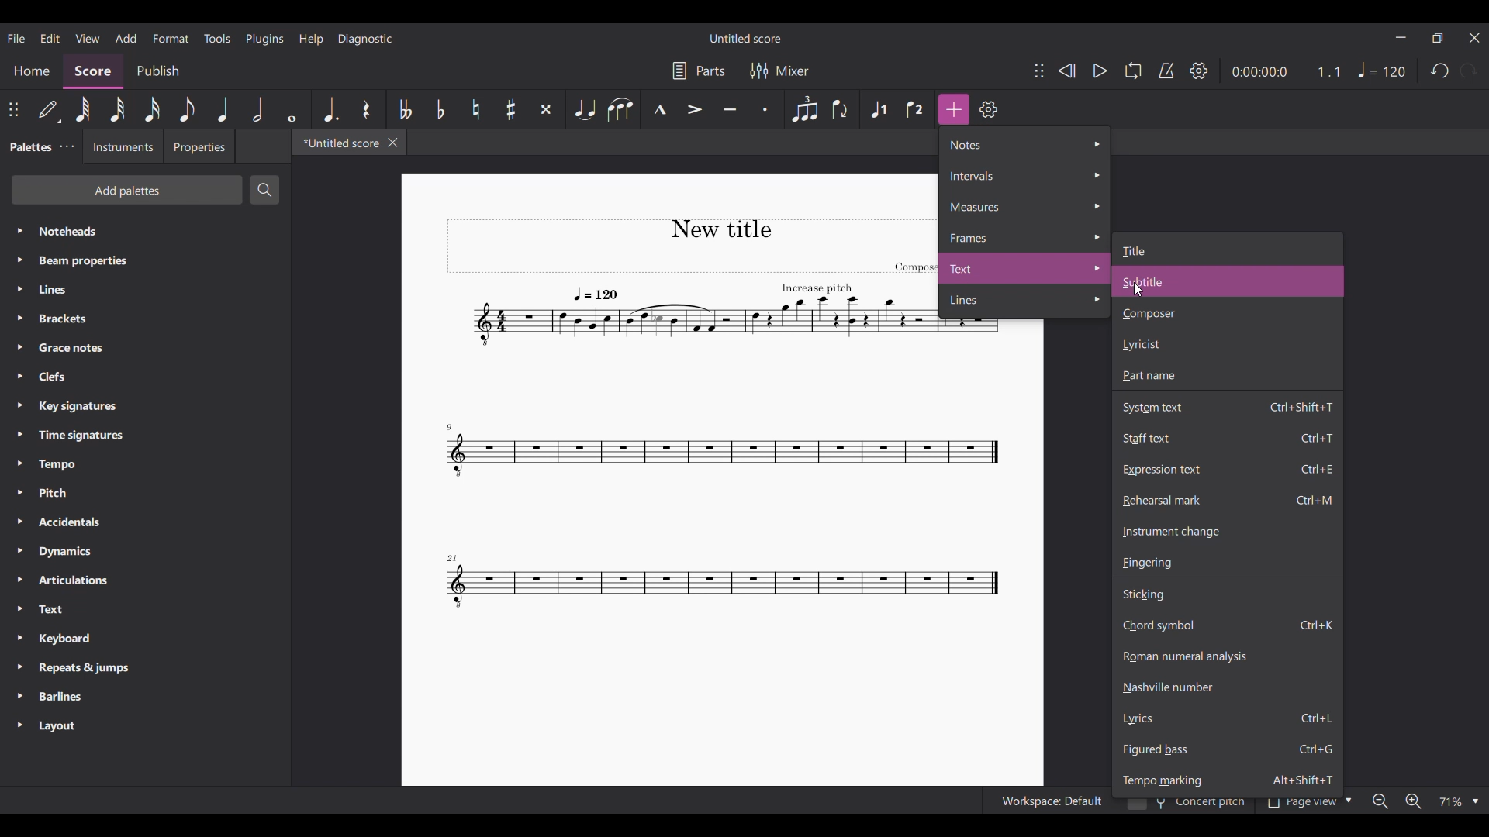 The image size is (1489, 837). What do you see at coordinates (145, 639) in the screenshot?
I see `Keyboard` at bounding box center [145, 639].